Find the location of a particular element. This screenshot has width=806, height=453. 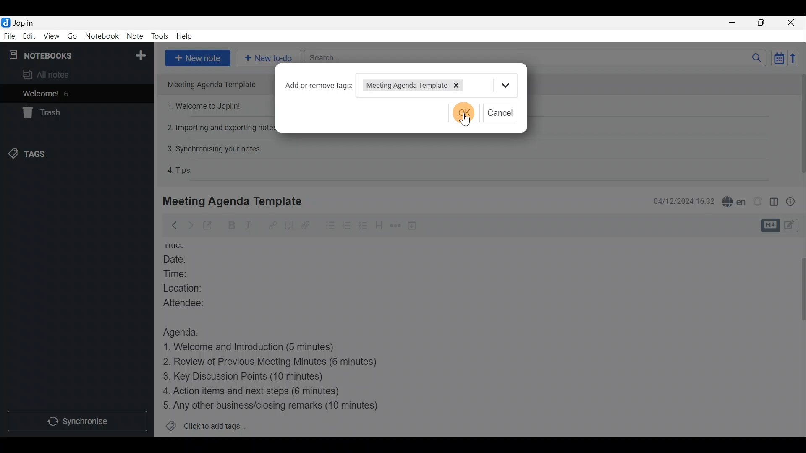

more options is located at coordinates (505, 85).